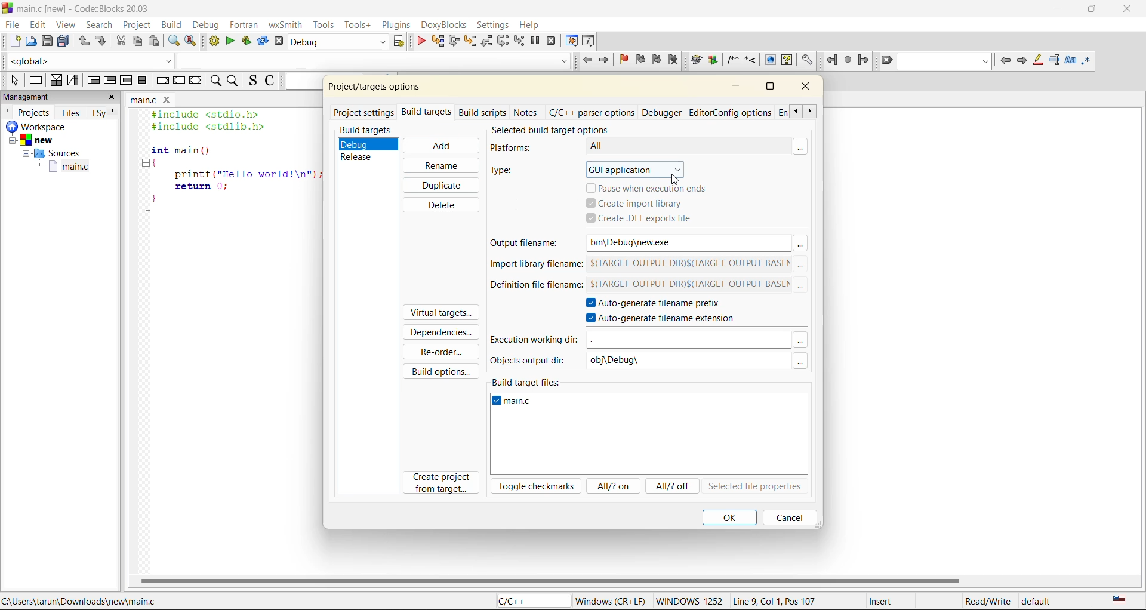 Image resolution: width=1146 pixels, height=610 pixels. I want to click on various info, so click(590, 39).